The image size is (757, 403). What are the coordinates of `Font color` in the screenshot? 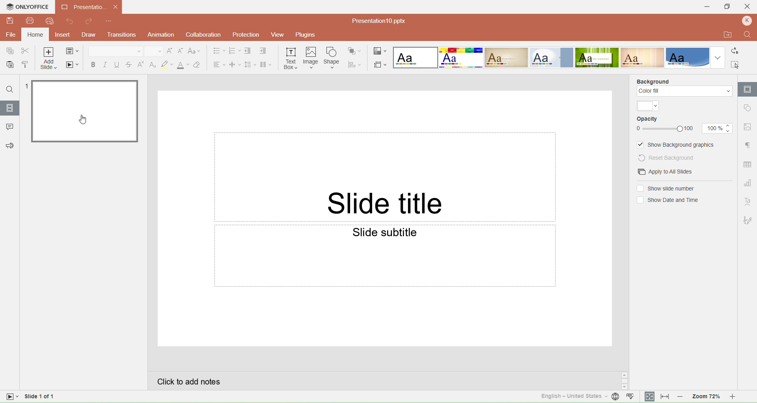 It's located at (183, 65).